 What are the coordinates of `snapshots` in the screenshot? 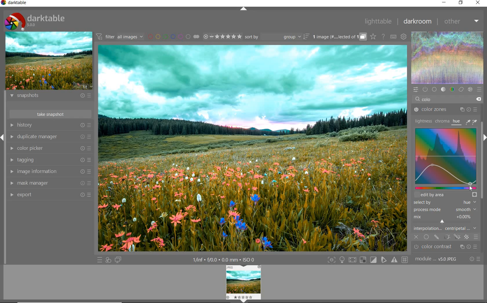 It's located at (49, 97).